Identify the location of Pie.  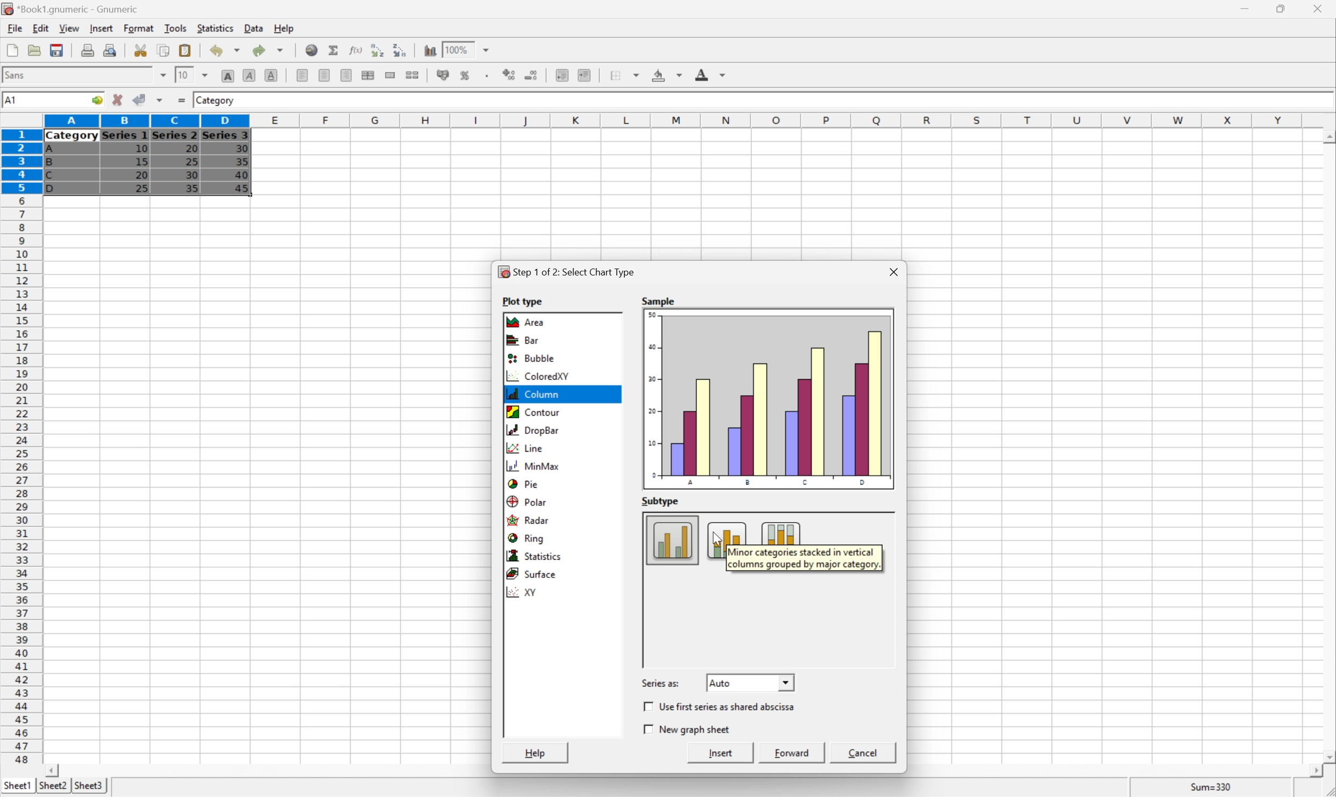
(524, 484).